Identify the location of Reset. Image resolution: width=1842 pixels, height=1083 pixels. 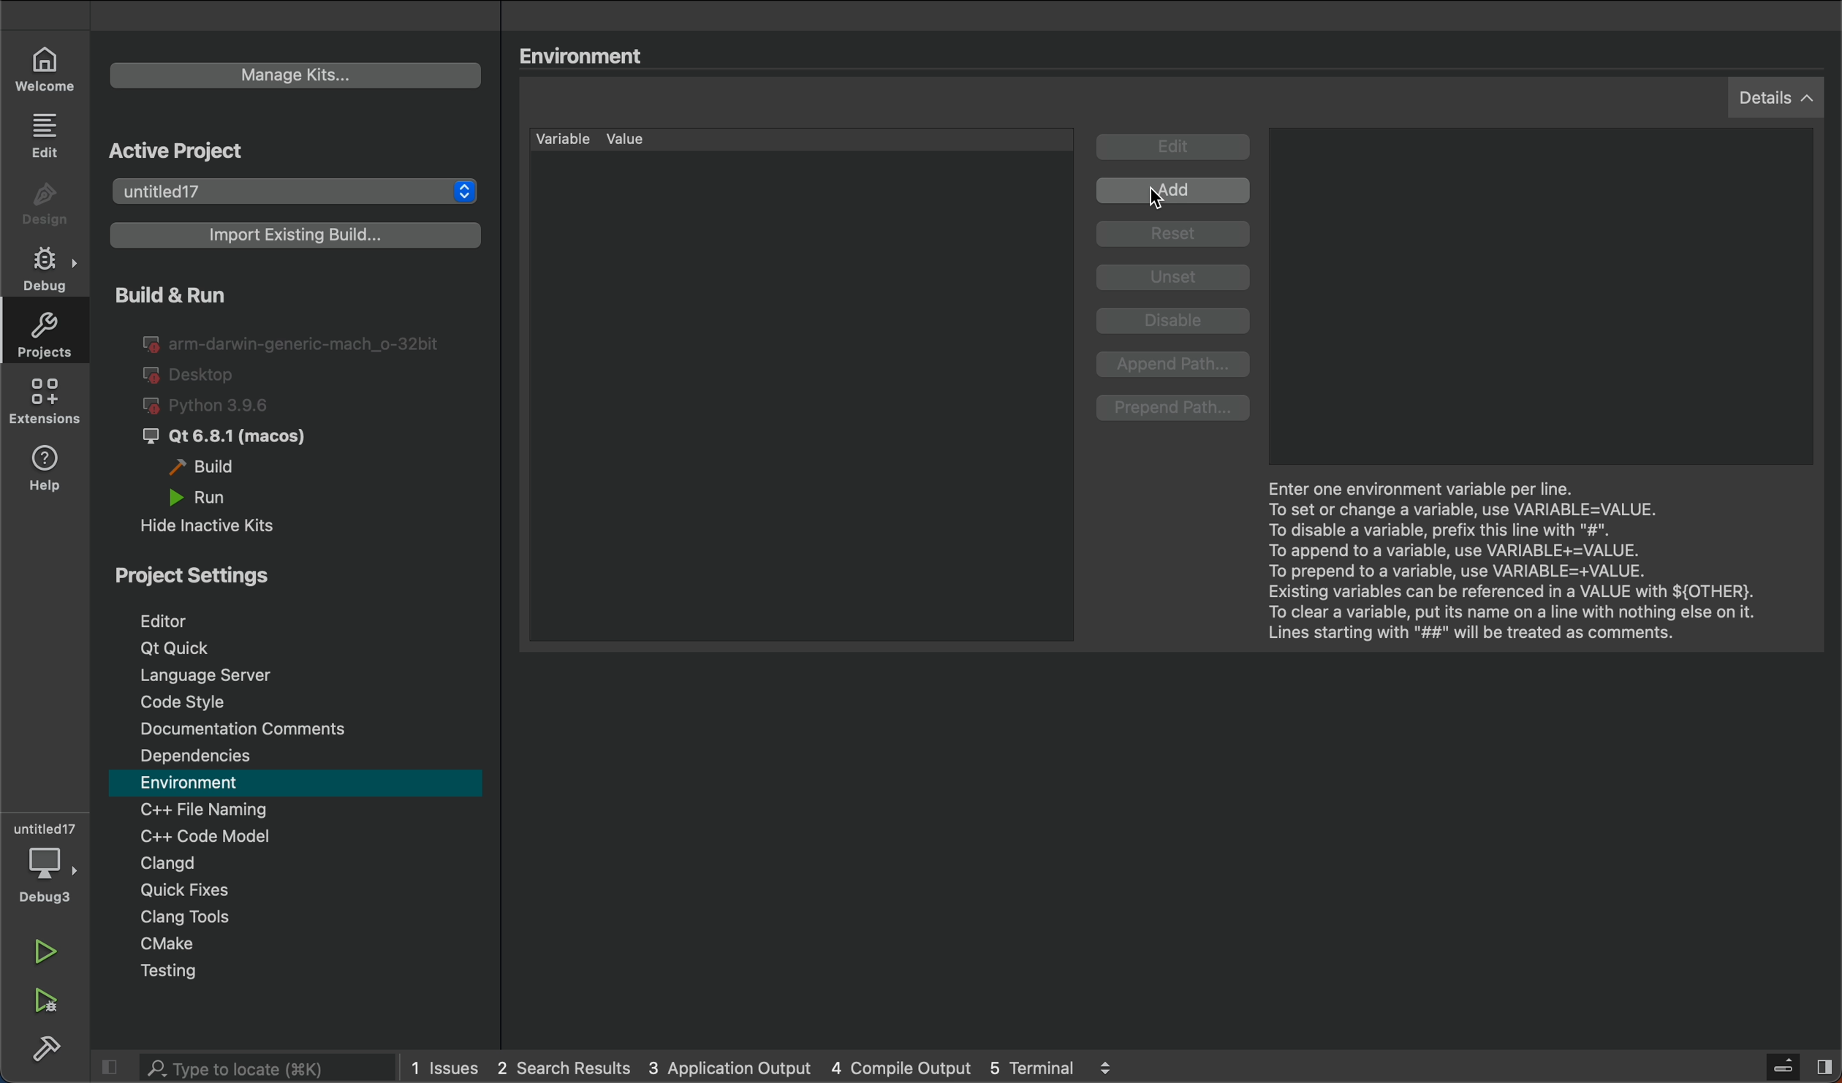
(1178, 236).